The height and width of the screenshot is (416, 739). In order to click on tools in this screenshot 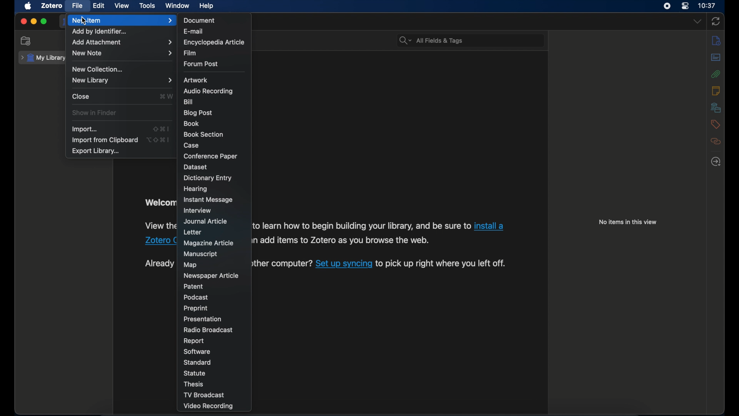, I will do `click(147, 6)`.